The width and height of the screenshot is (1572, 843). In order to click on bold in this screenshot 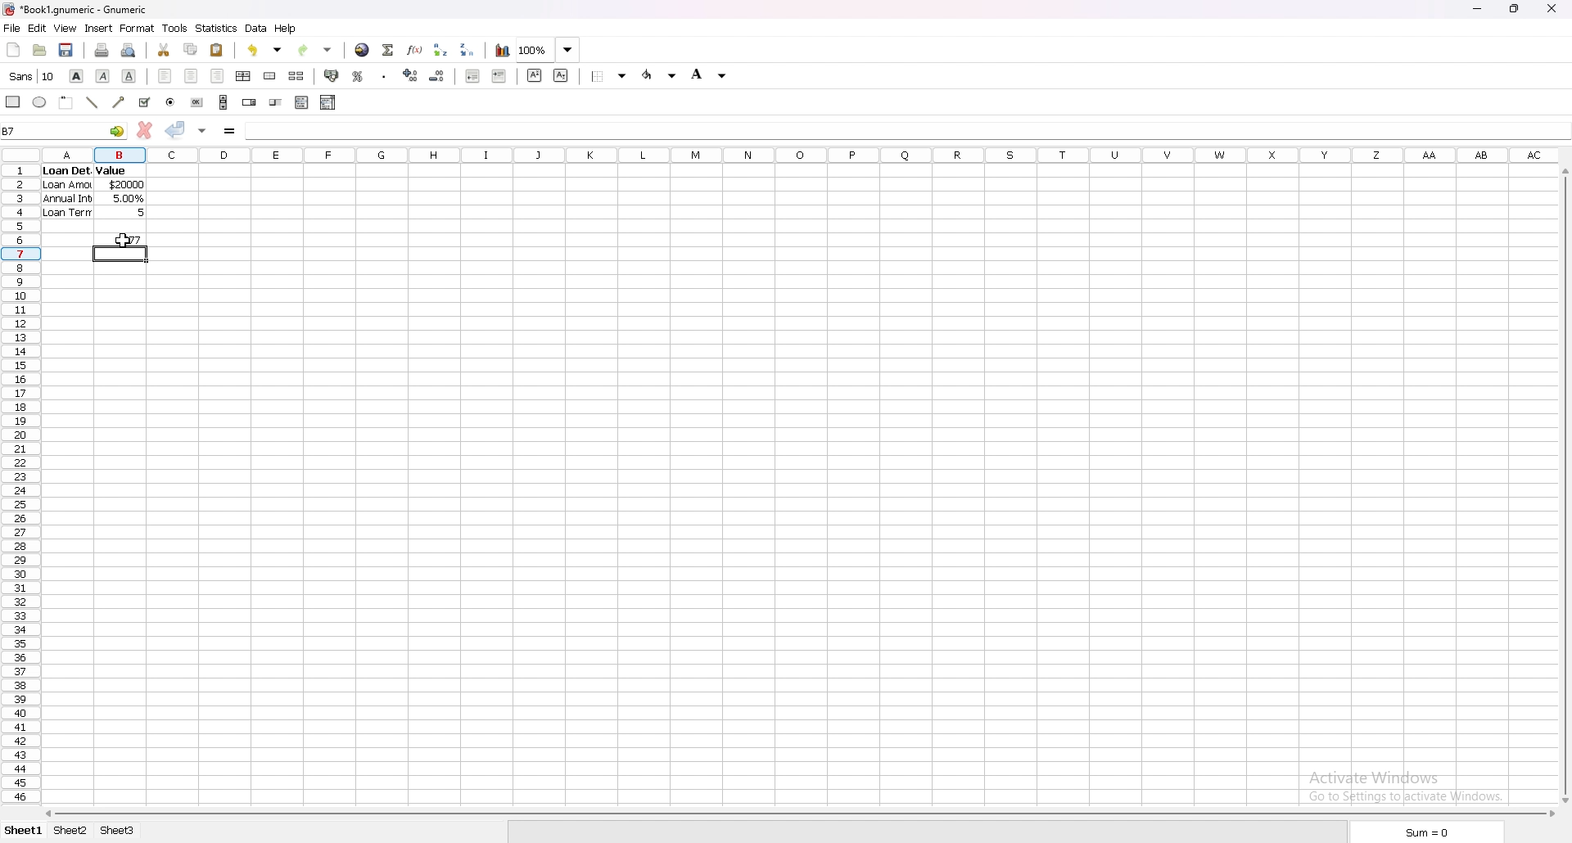, I will do `click(76, 75)`.